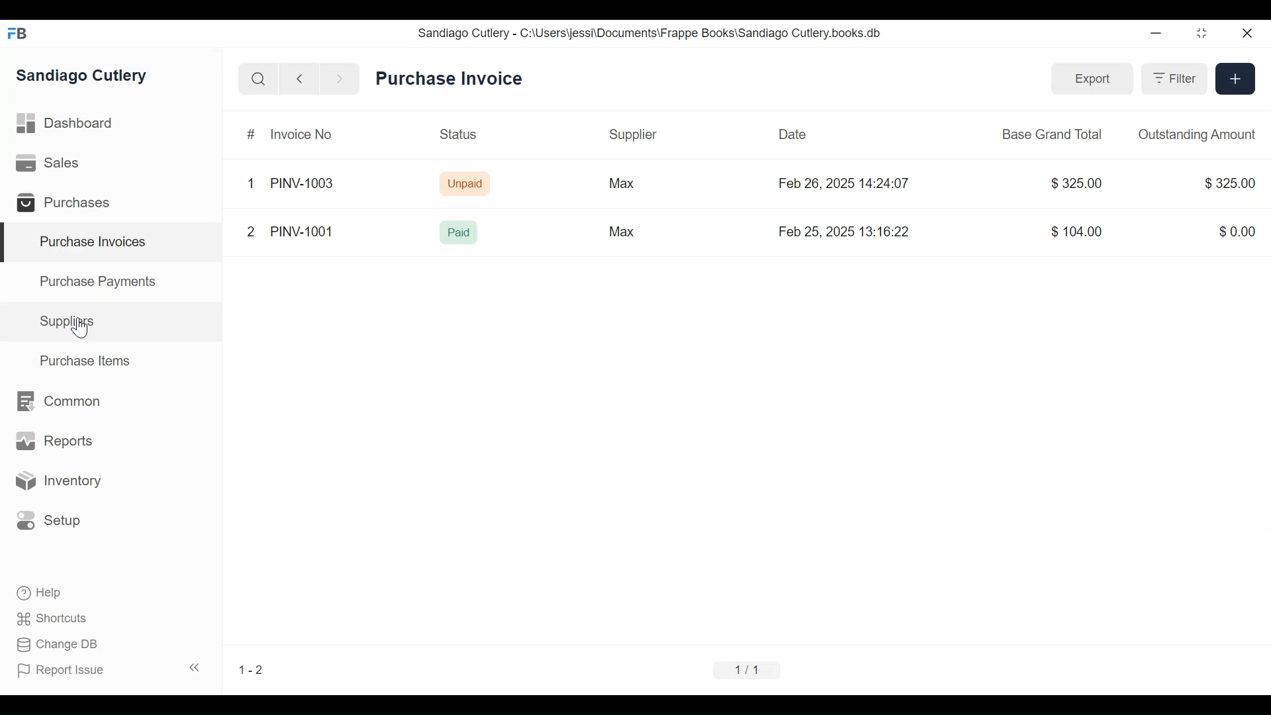 This screenshot has height=715, width=1271. Describe the element at coordinates (1093, 79) in the screenshot. I see `Export` at that location.